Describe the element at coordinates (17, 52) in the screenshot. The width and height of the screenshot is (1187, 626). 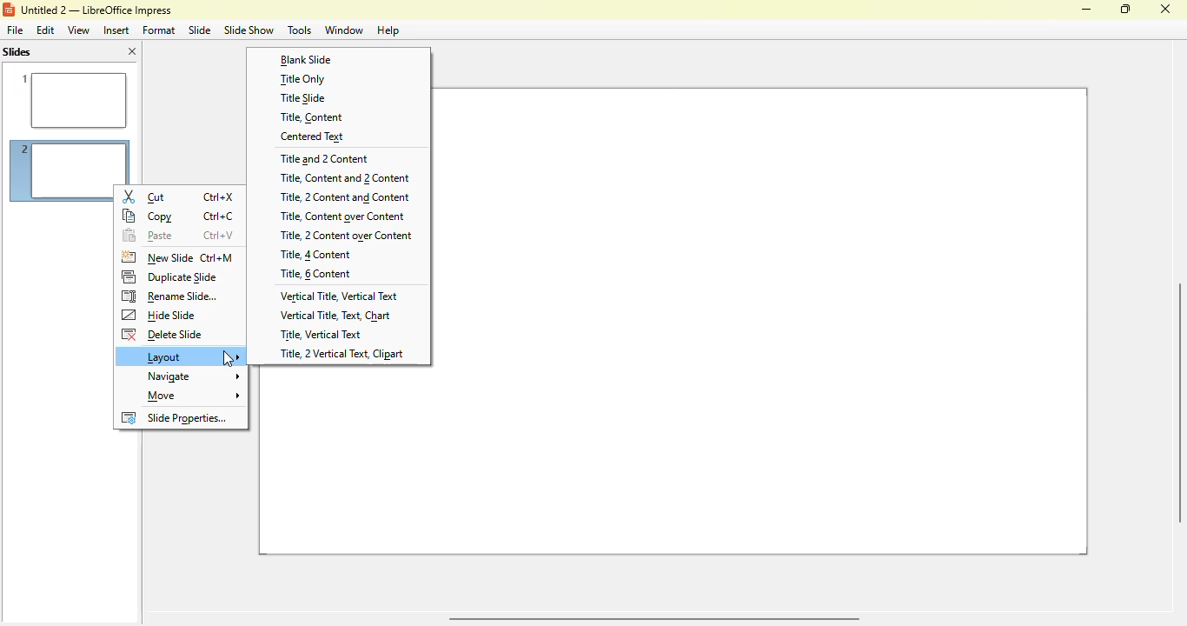
I see `slides` at that location.